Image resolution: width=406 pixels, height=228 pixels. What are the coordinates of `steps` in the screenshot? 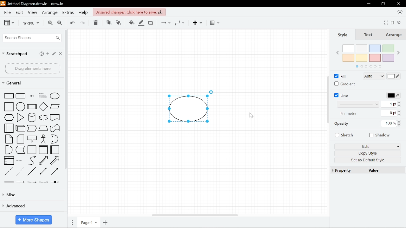 It's located at (32, 129).